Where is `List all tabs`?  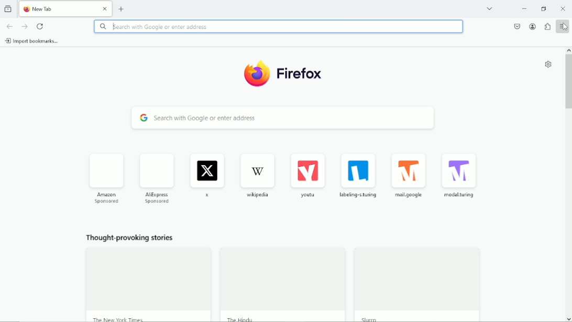
List all tabs is located at coordinates (490, 8).